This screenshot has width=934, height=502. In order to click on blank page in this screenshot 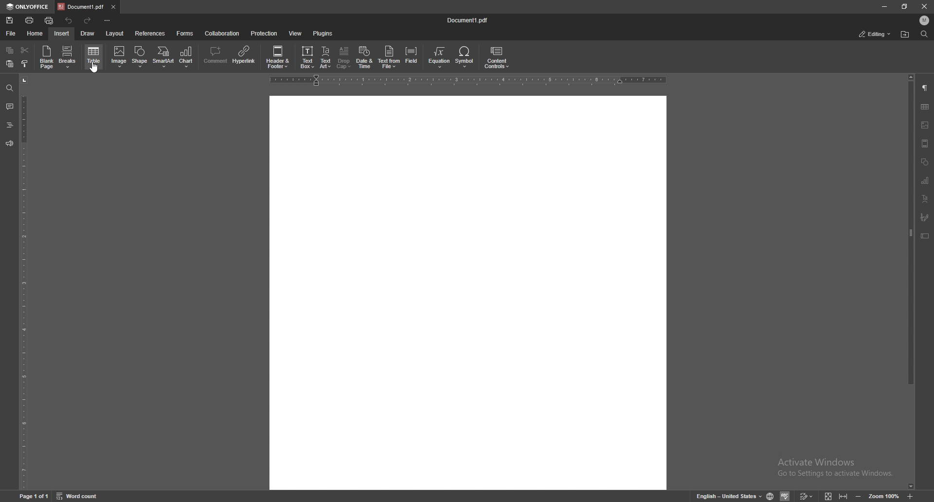, I will do `click(47, 58)`.